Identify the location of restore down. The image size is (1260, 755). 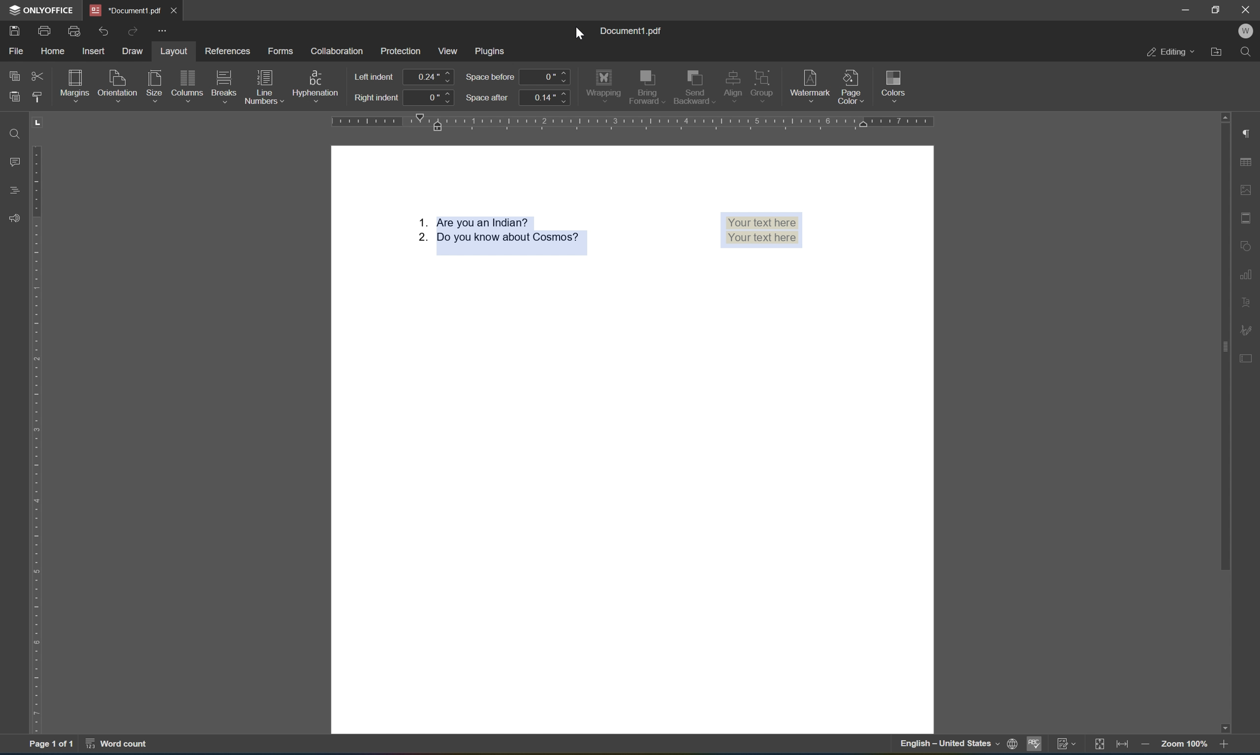
(1216, 10).